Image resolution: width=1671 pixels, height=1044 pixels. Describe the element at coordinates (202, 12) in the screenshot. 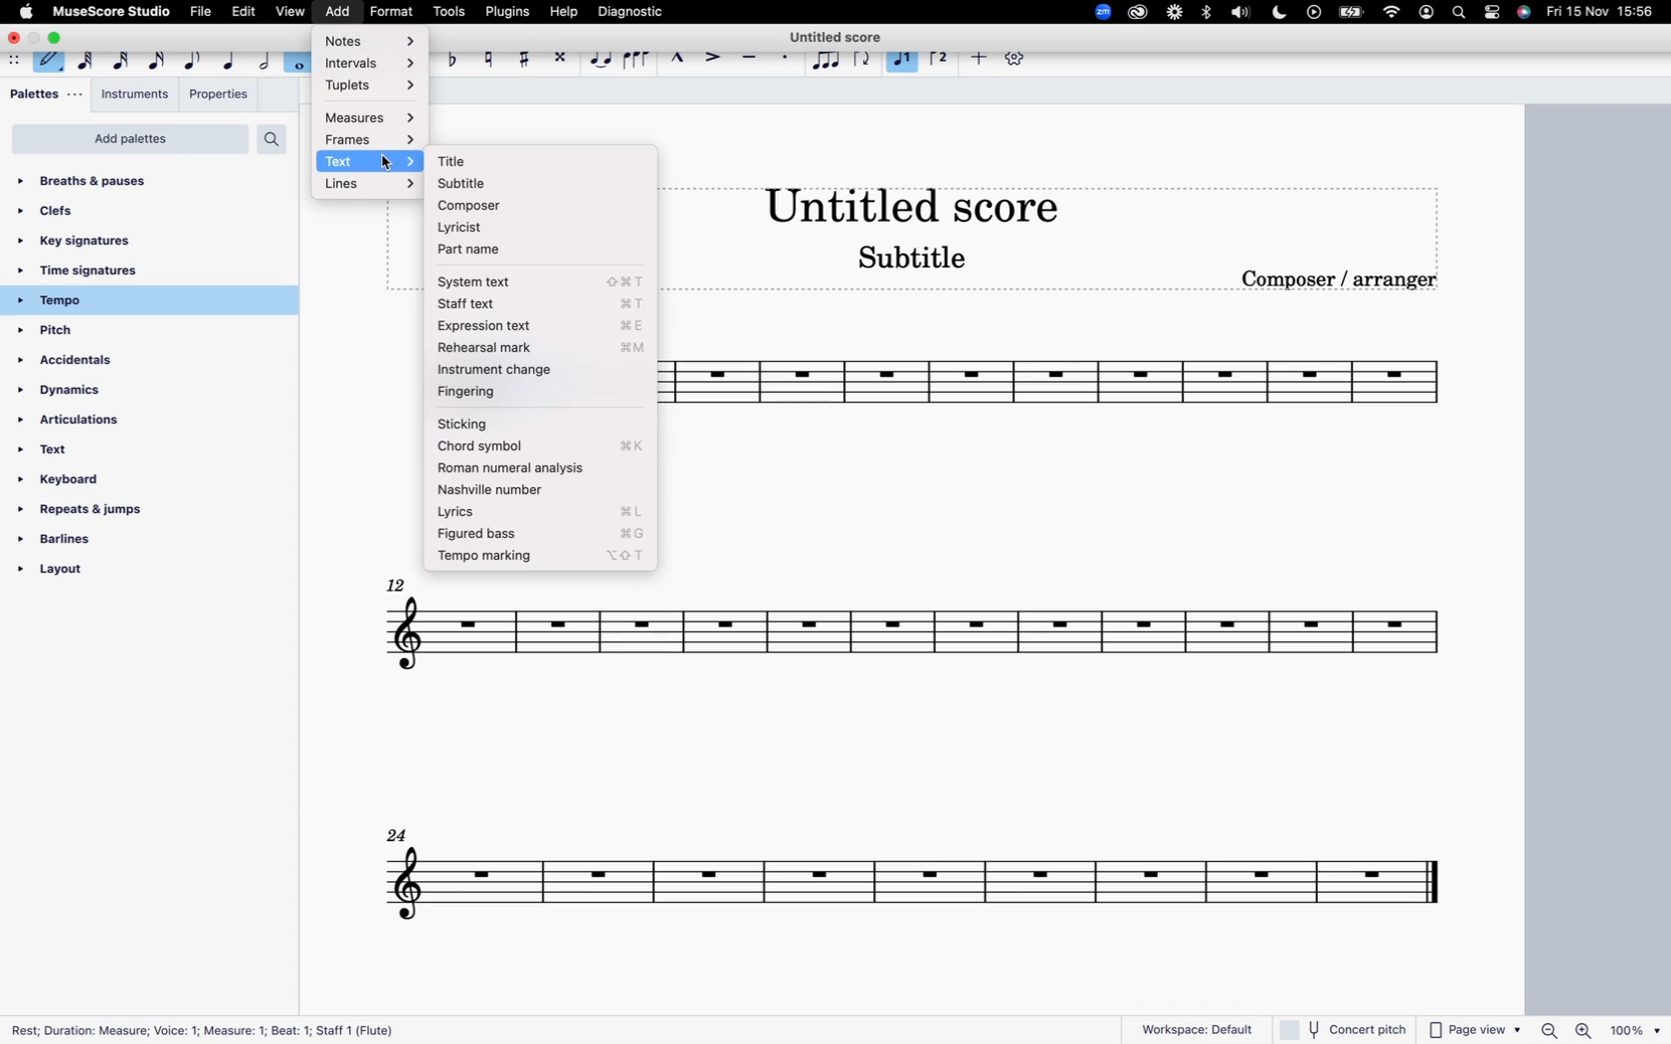

I see `file` at that location.